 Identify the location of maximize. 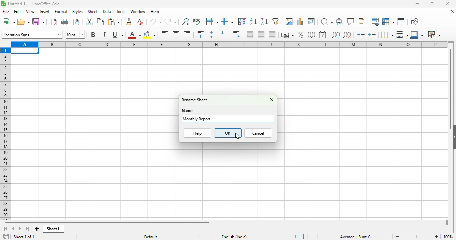
(432, 3).